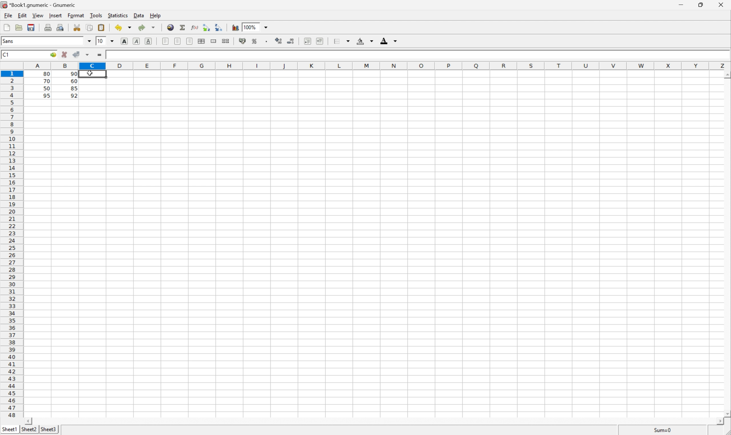  I want to click on Cut the selection, so click(77, 27).